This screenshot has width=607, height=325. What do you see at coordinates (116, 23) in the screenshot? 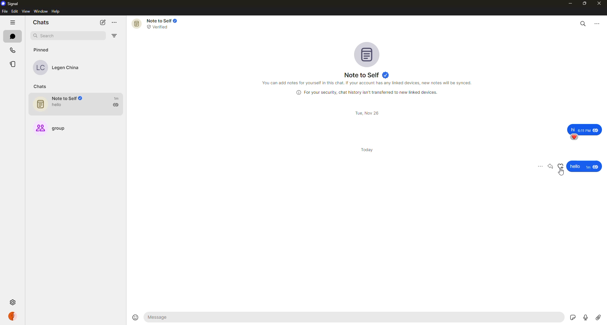
I see `more` at bounding box center [116, 23].